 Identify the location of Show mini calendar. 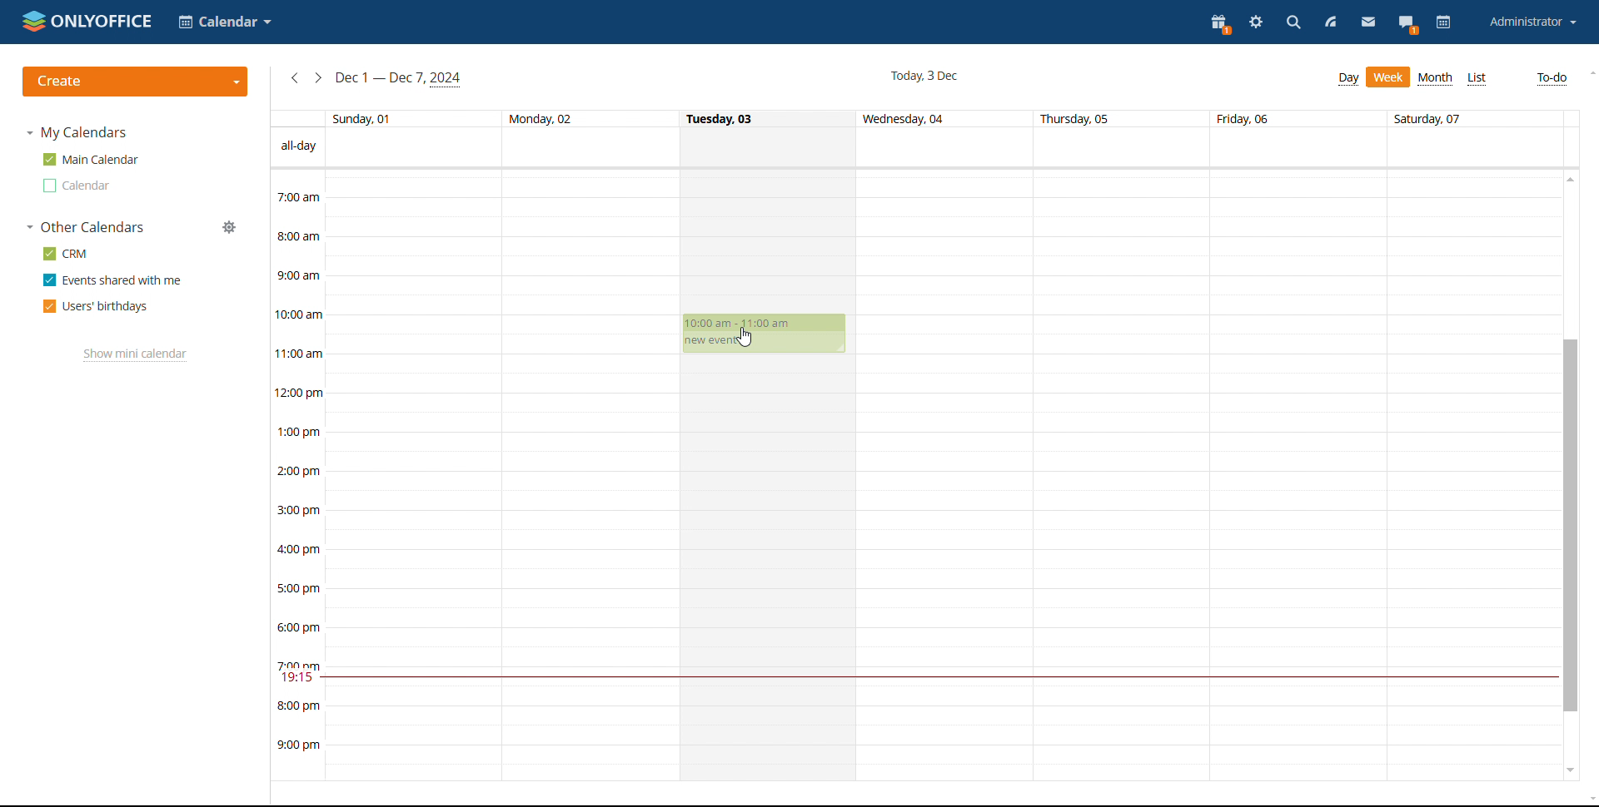
(133, 355).